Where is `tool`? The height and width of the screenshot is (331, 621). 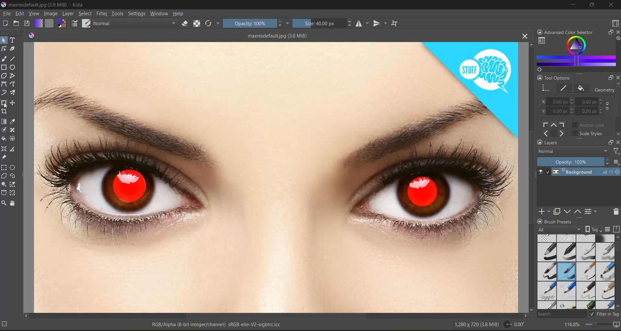 tool is located at coordinates (14, 167).